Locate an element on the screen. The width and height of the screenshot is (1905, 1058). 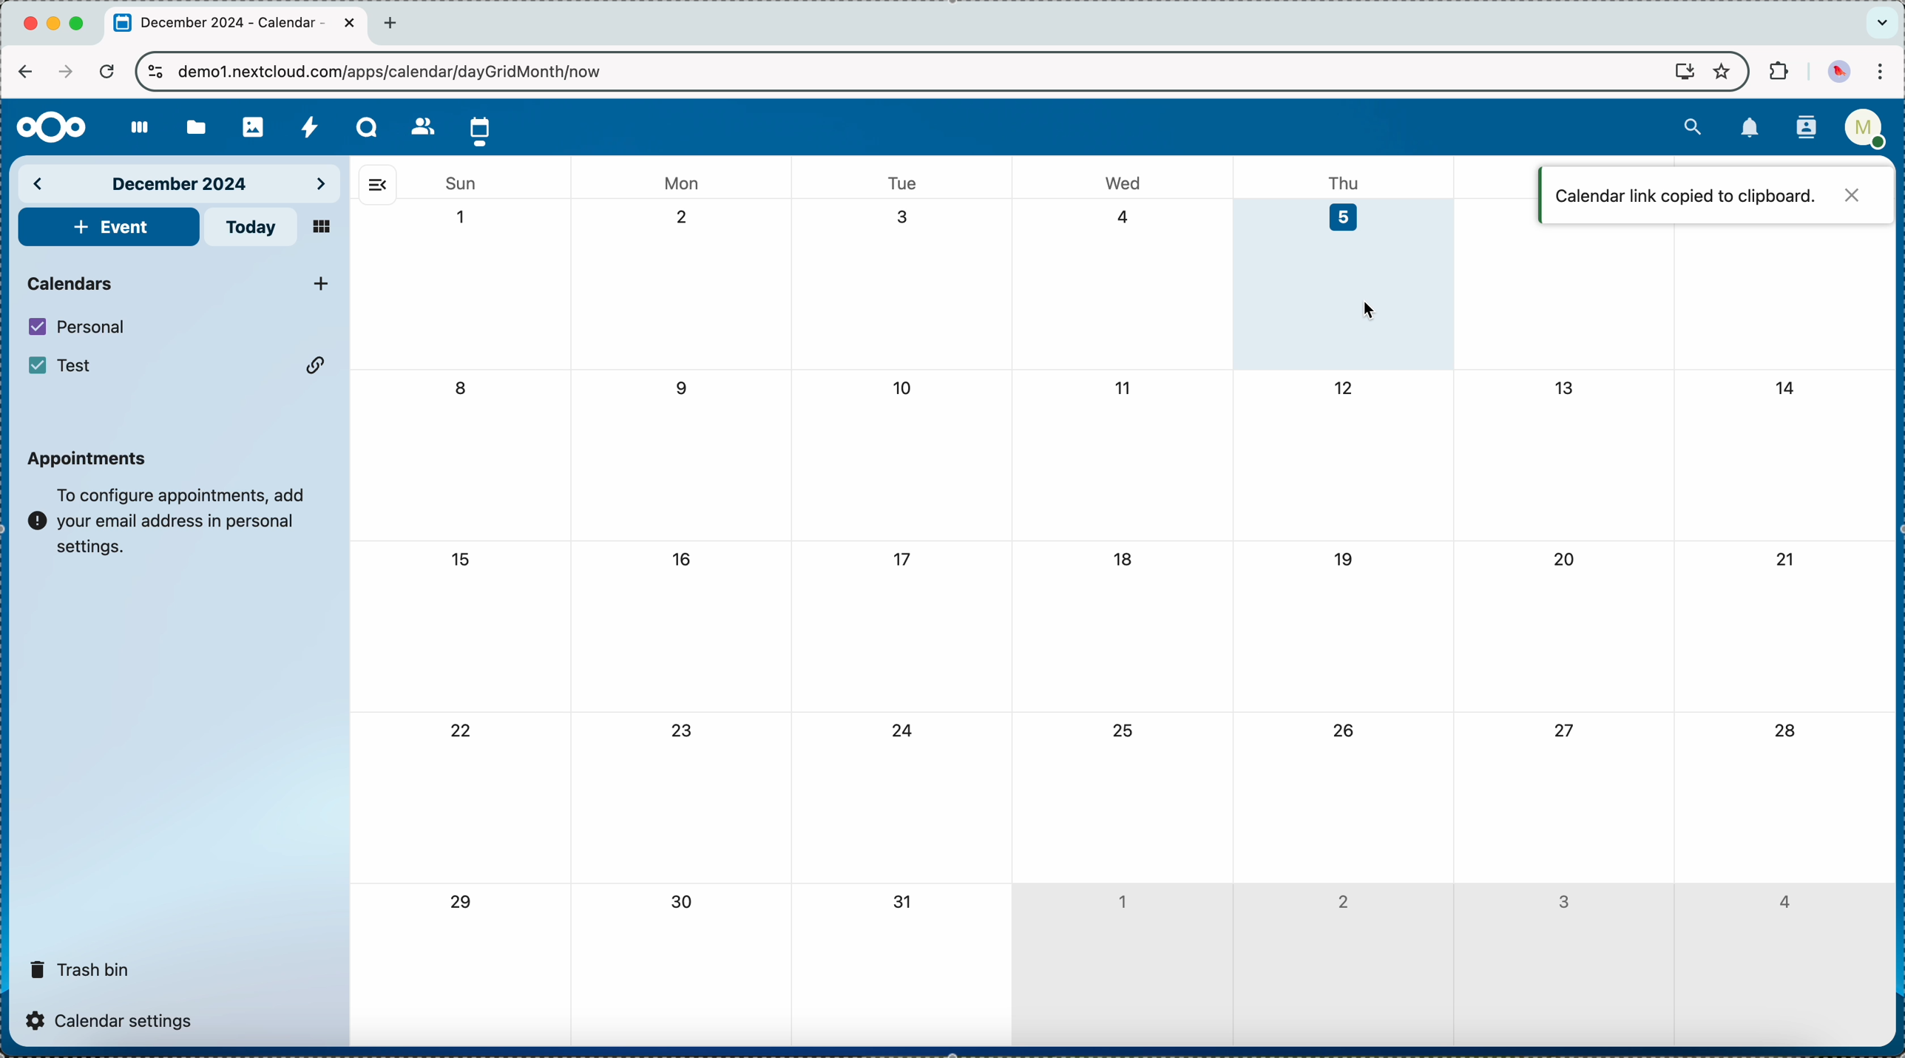
close Chrome is located at coordinates (30, 24).